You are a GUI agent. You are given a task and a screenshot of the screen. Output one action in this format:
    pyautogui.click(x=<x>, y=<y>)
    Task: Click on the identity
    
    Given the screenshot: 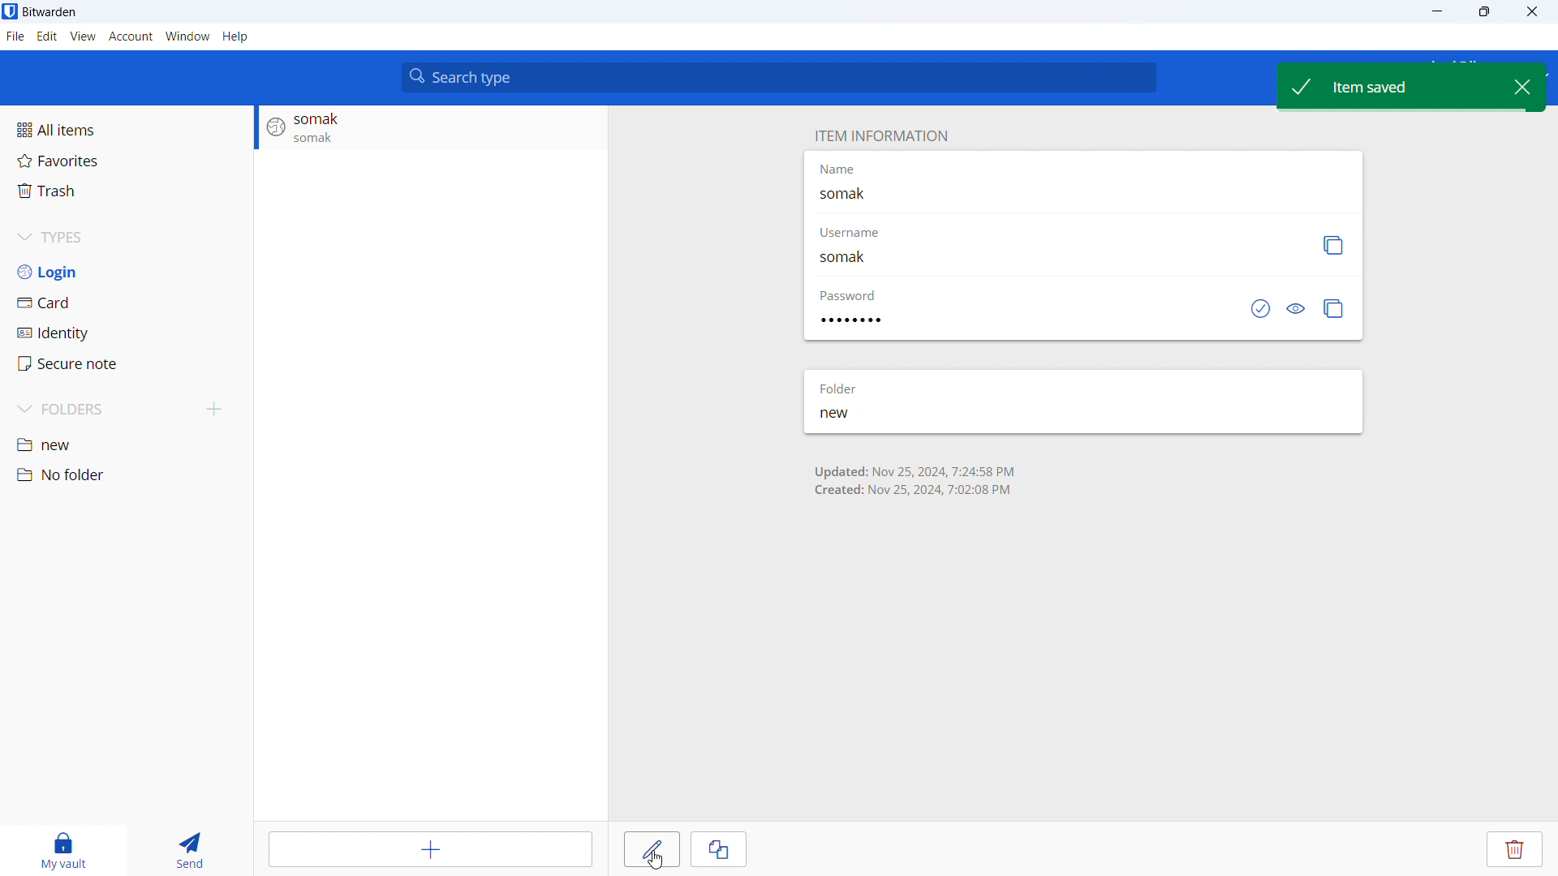 What is the action you would take?
    pyautogui.click(x=127, y=333)
    